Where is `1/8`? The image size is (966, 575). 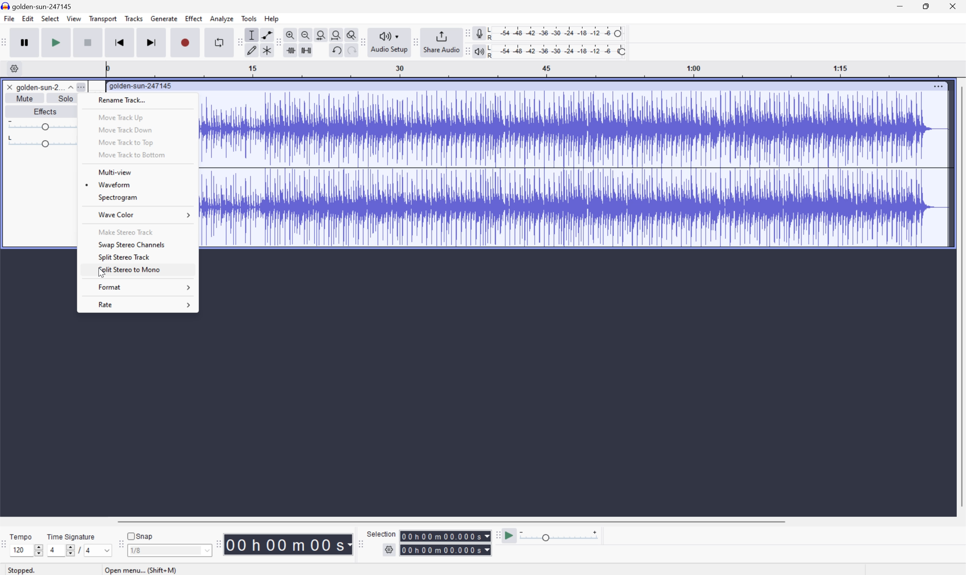
1/8 is located at coordinates (169, 550).